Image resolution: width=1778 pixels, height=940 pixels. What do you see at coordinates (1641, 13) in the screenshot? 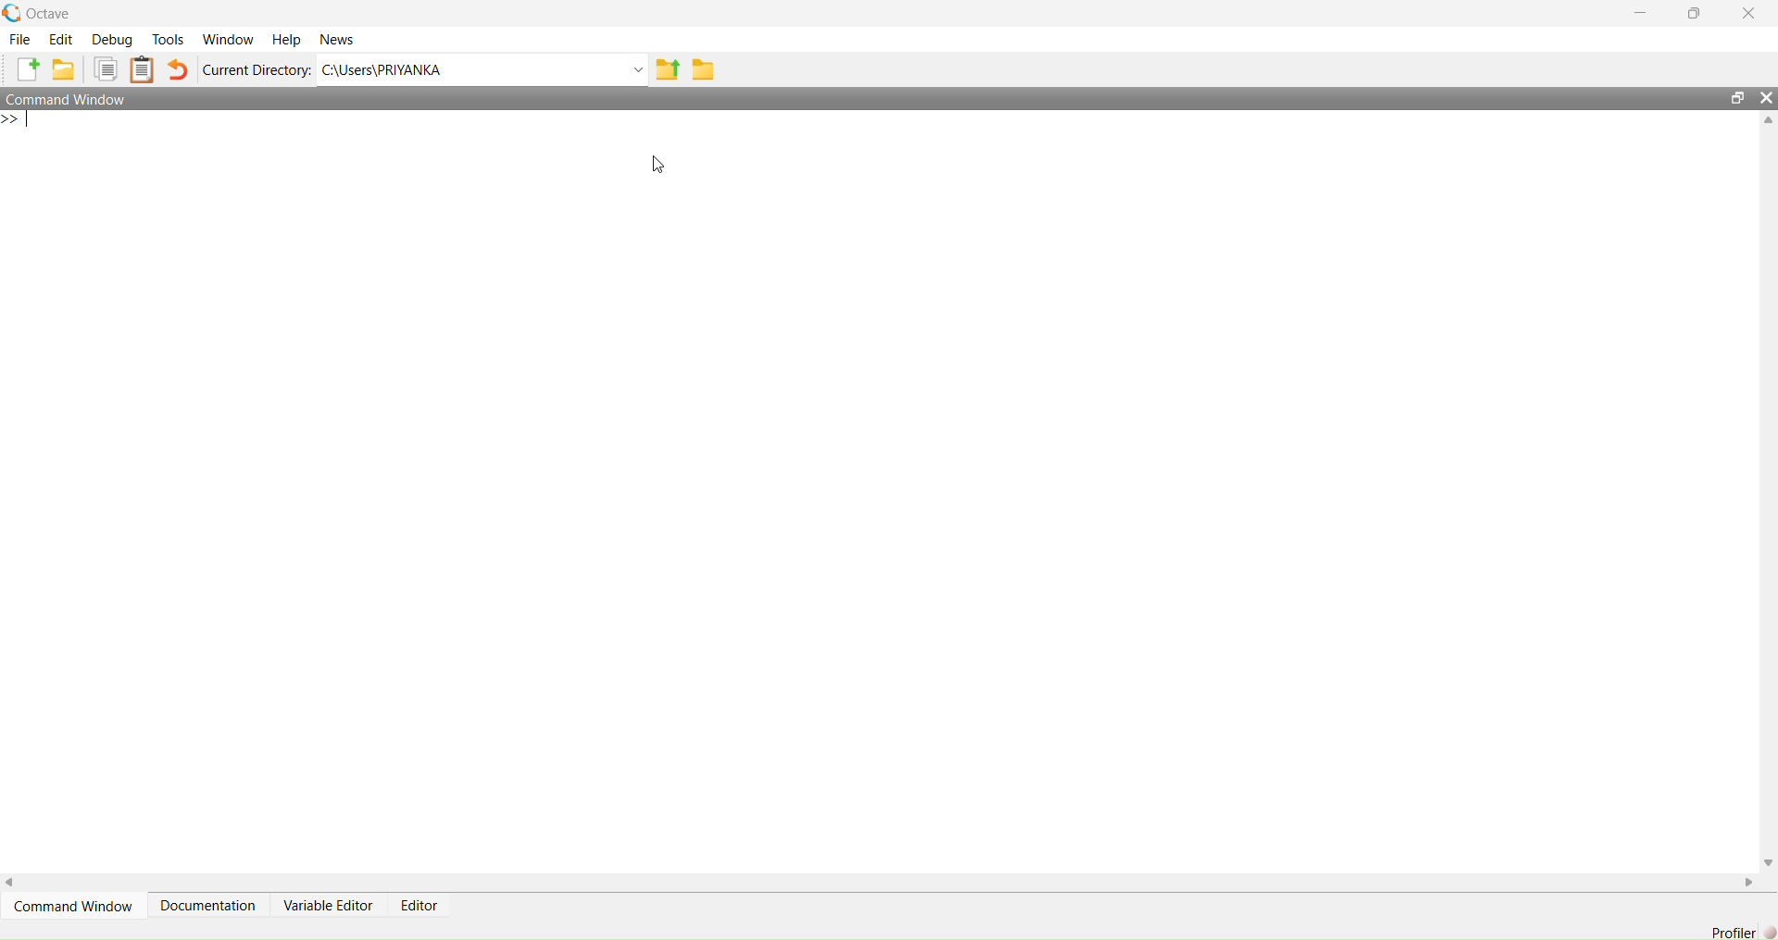
I see `minimize` at bounding box center [1641, 13].